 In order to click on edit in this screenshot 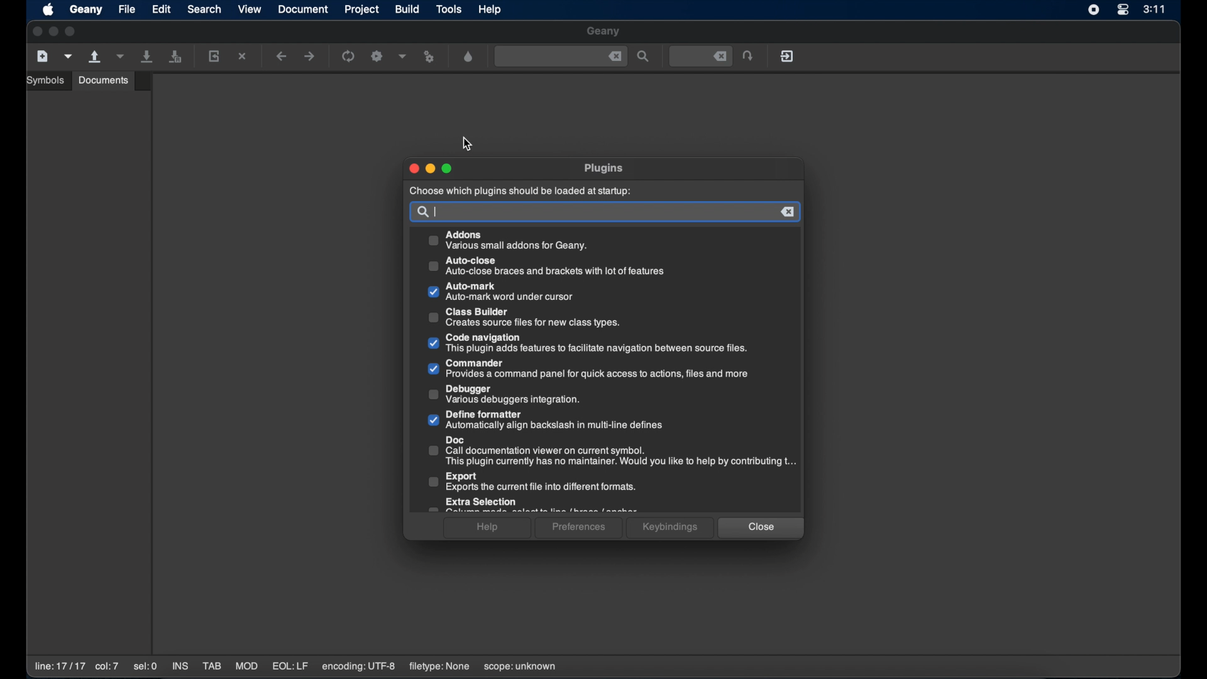, I will do `click(162, 9)`.